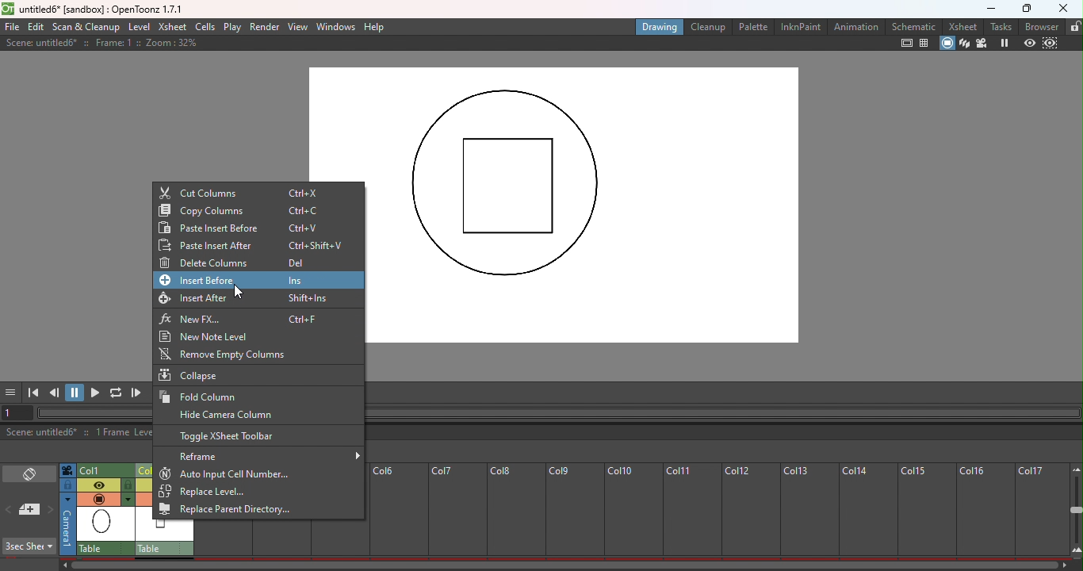  What do you see at coordinates (228, 512) in the screenshot?
I see `Replace parent directory` at bounding box center [228, 512].